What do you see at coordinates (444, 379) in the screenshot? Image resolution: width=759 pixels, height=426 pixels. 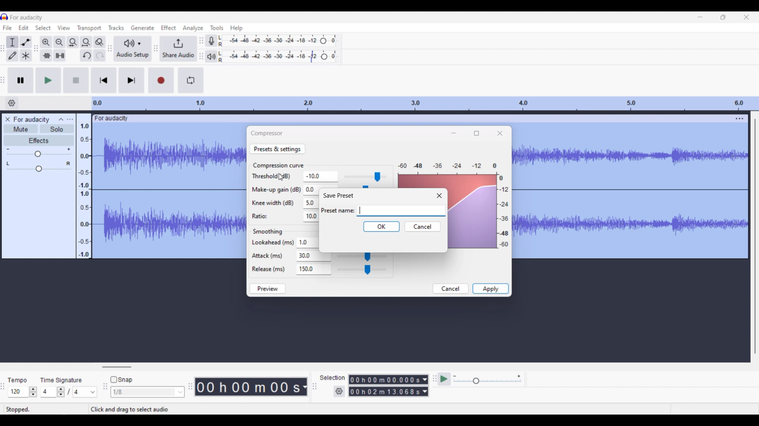 I see `Play at speed/Play at speed once` at bounding box center [444, 379].